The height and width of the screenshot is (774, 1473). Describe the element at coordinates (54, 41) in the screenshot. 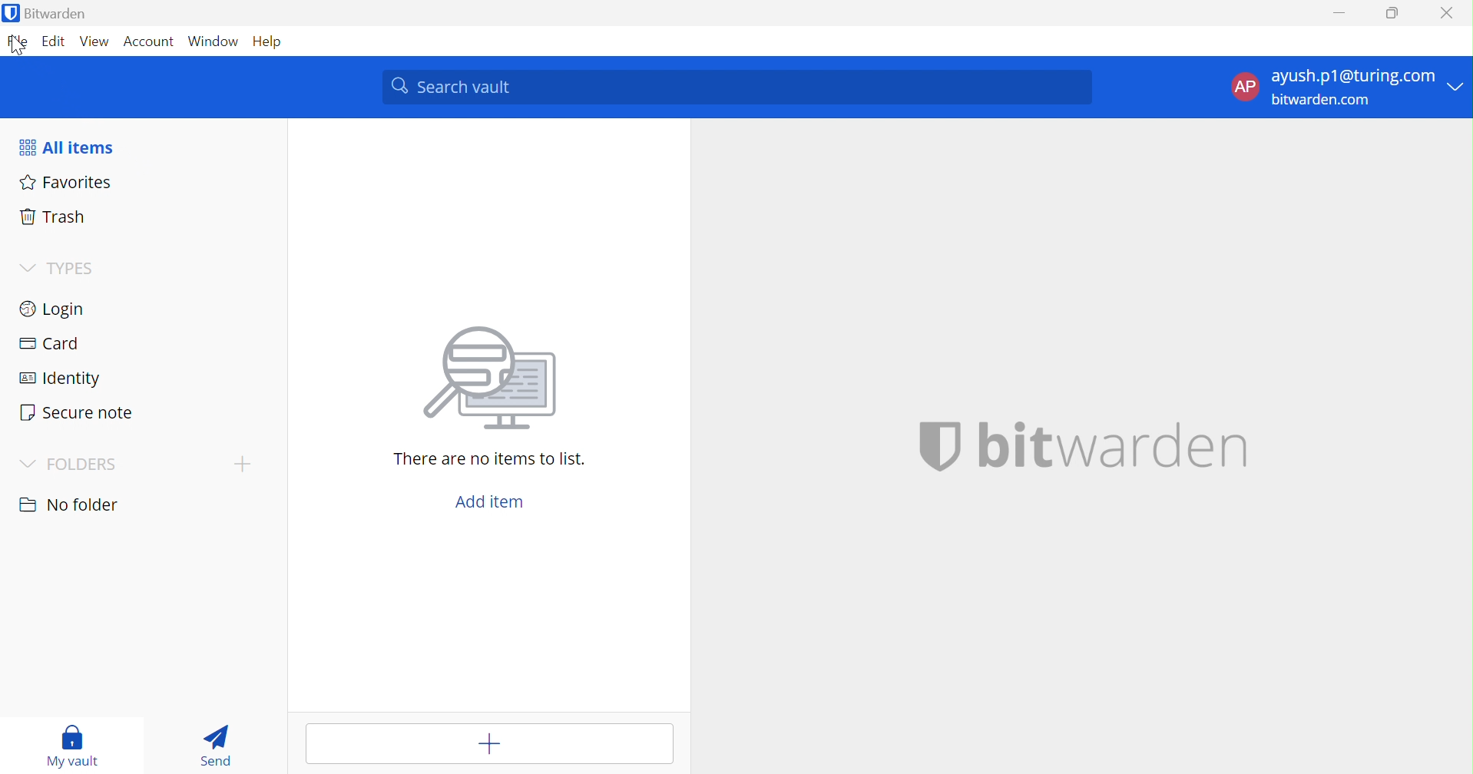

I see `Edit` at that location.